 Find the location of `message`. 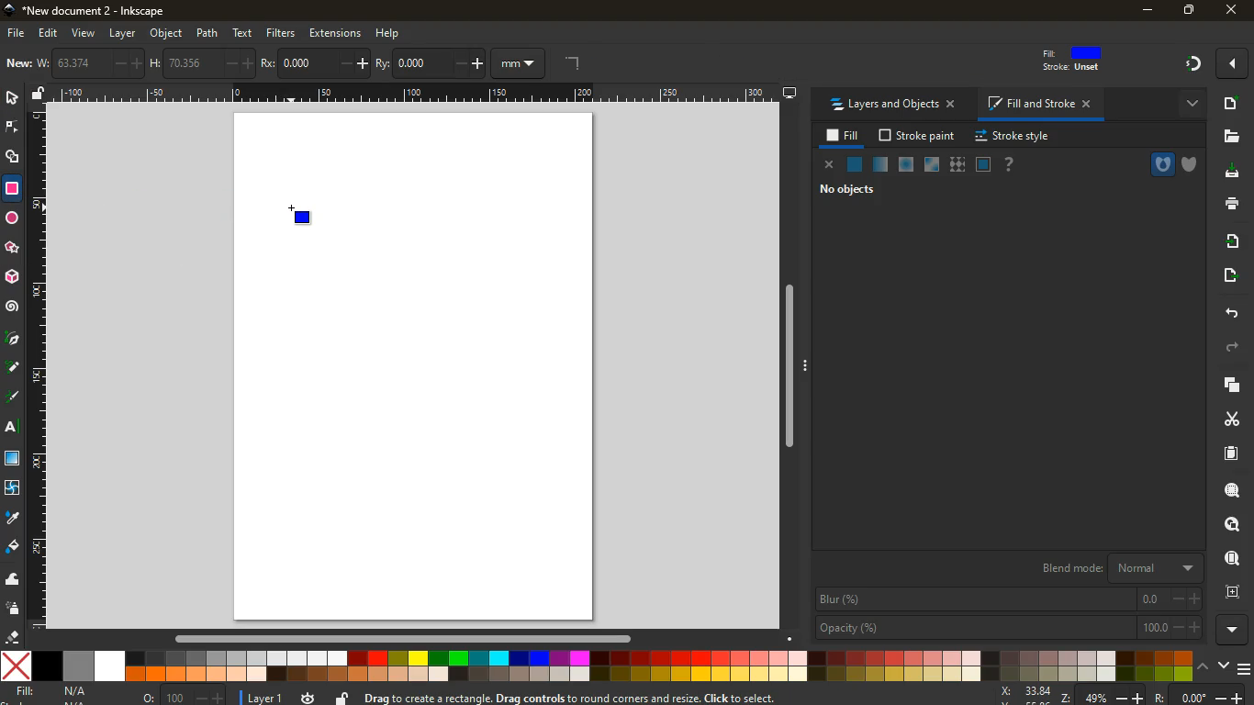

message is located at coordinates (650, 697).